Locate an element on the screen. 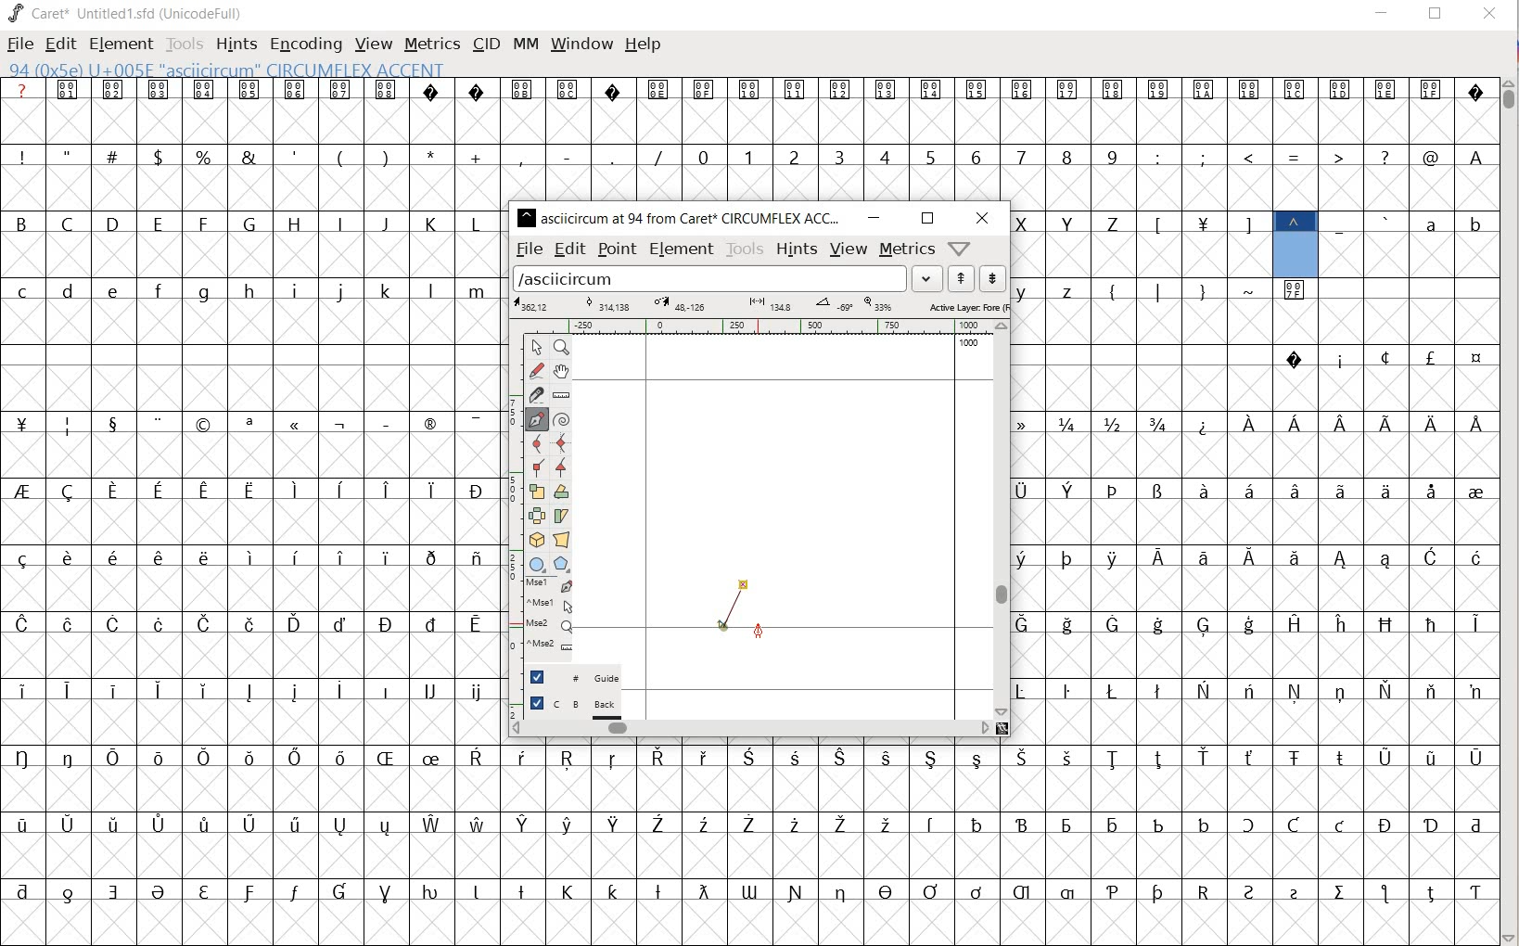 This screenshot has height=946, width=1519. load word list is located at coordinates (727, 280).